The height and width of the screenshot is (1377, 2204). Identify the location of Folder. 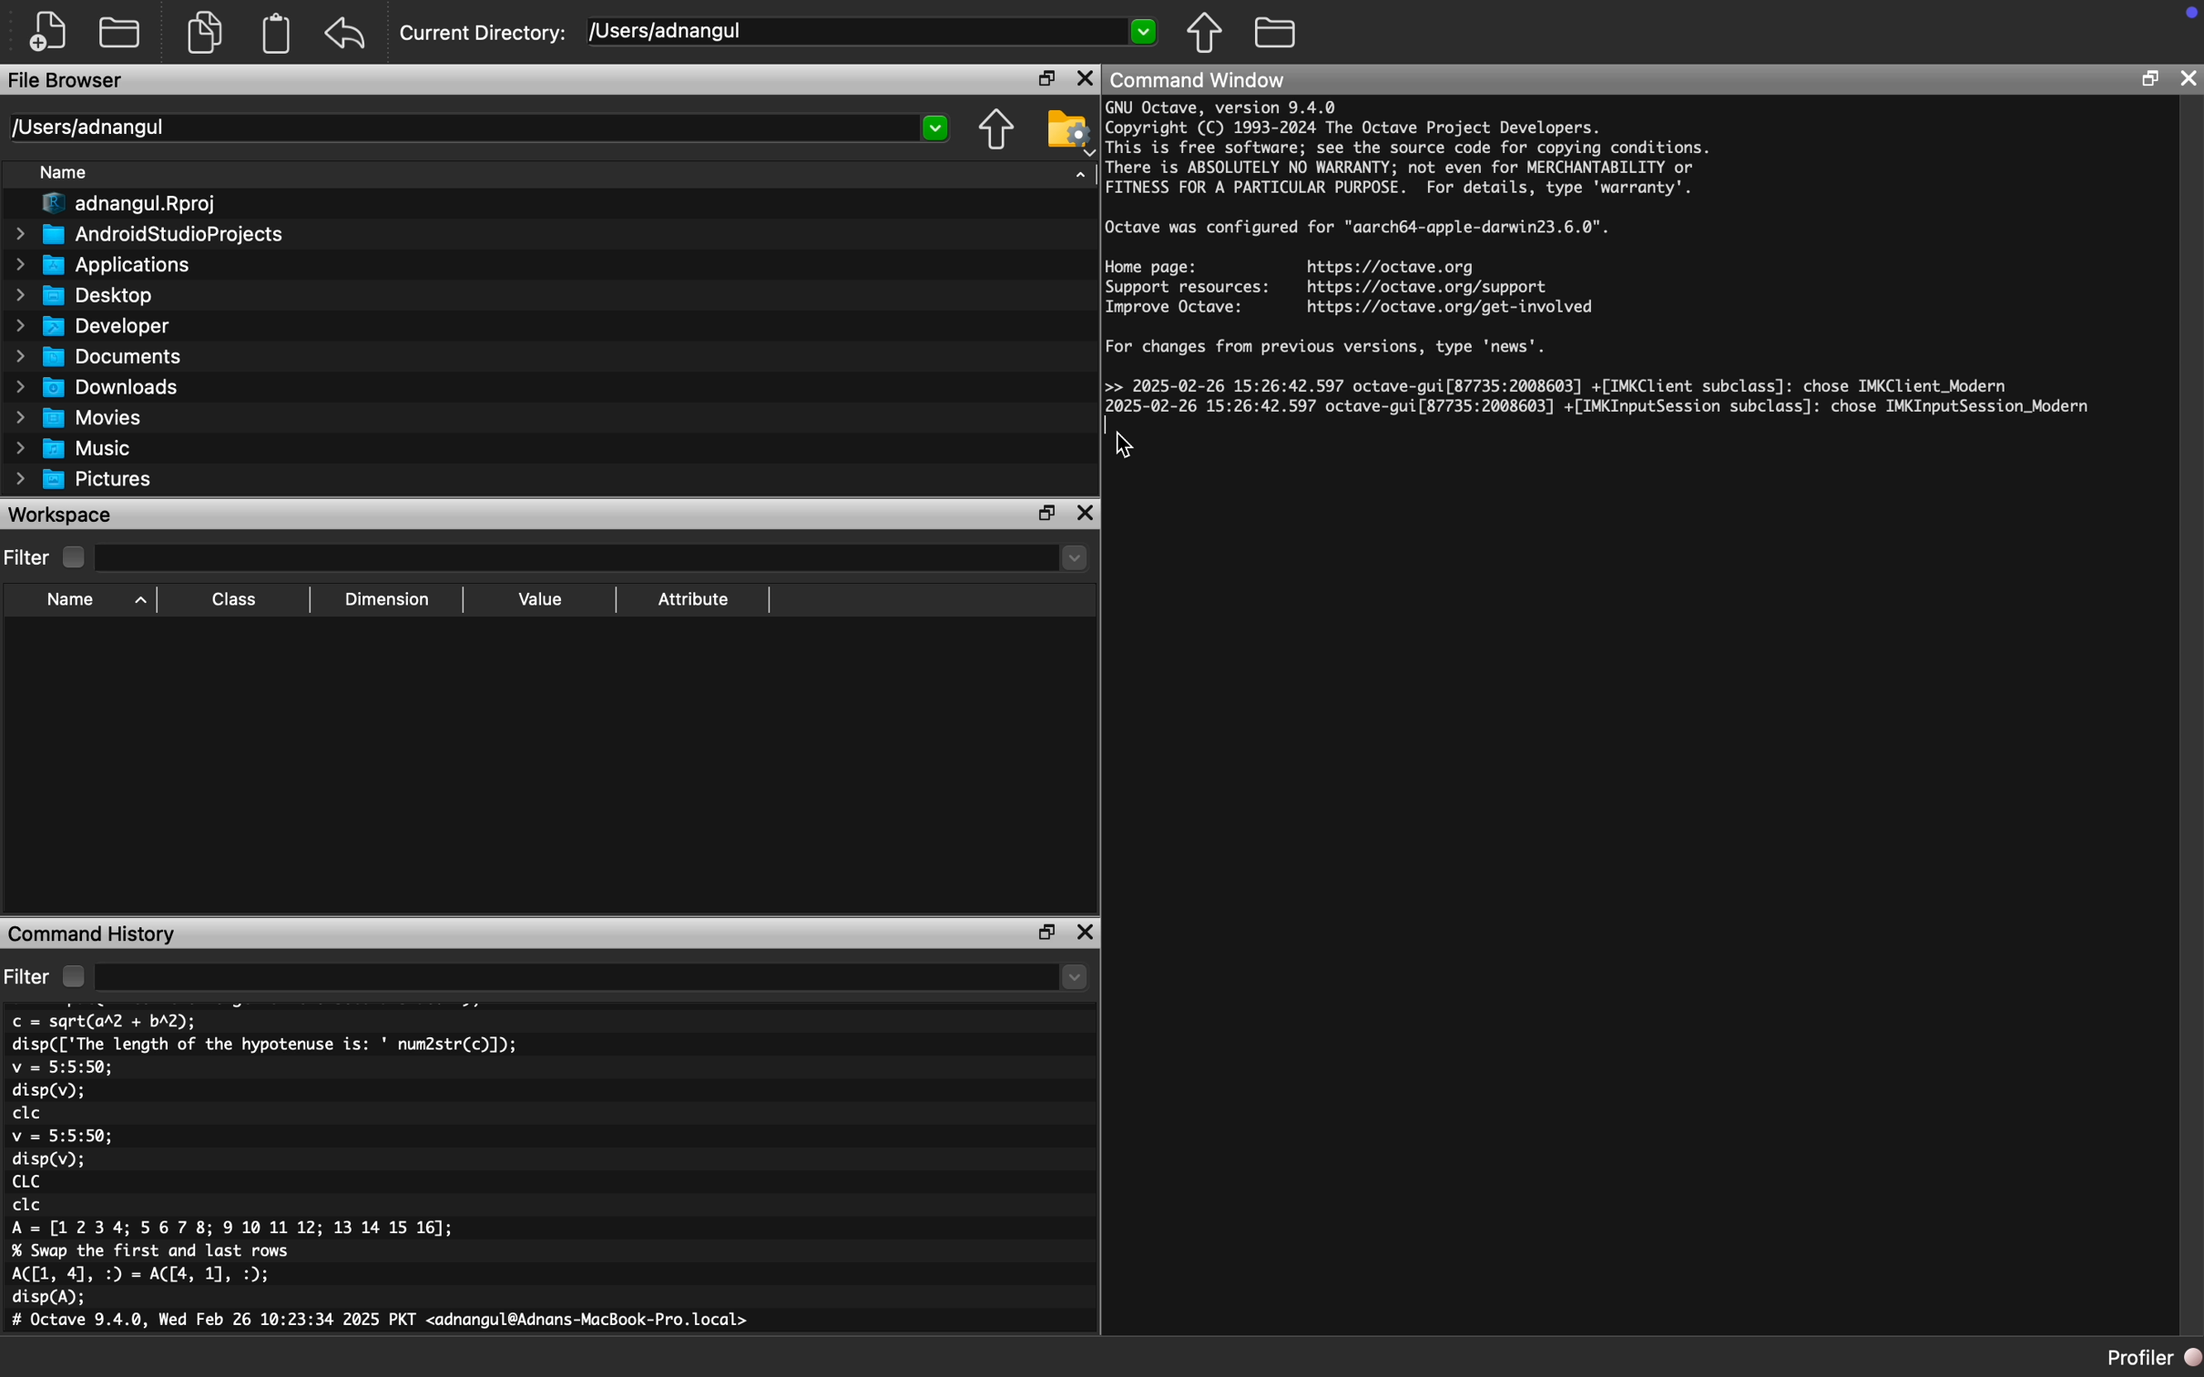
(1277, 33).